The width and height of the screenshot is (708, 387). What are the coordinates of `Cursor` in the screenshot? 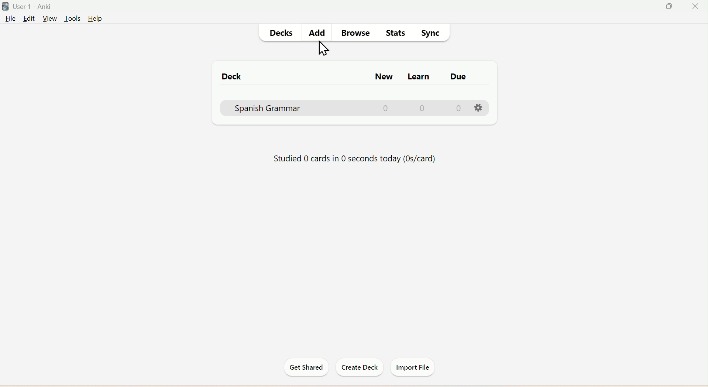 It's located at (323, 49).